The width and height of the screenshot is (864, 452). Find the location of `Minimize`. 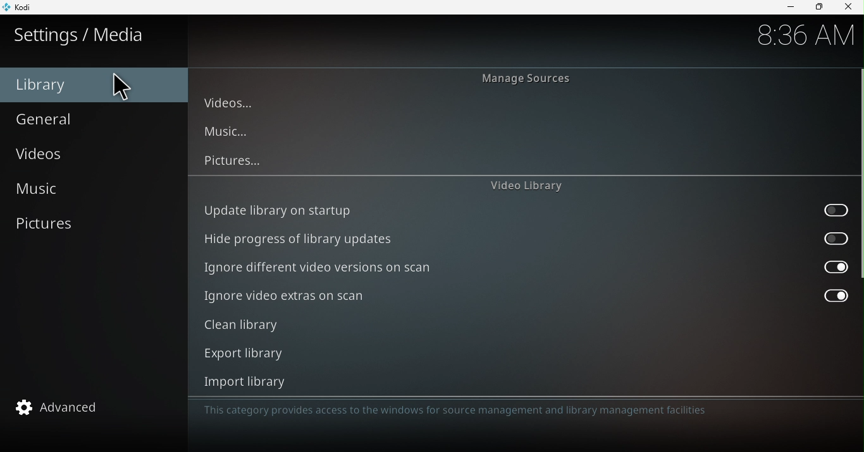

Minimize is located at coordinates (786, 8).